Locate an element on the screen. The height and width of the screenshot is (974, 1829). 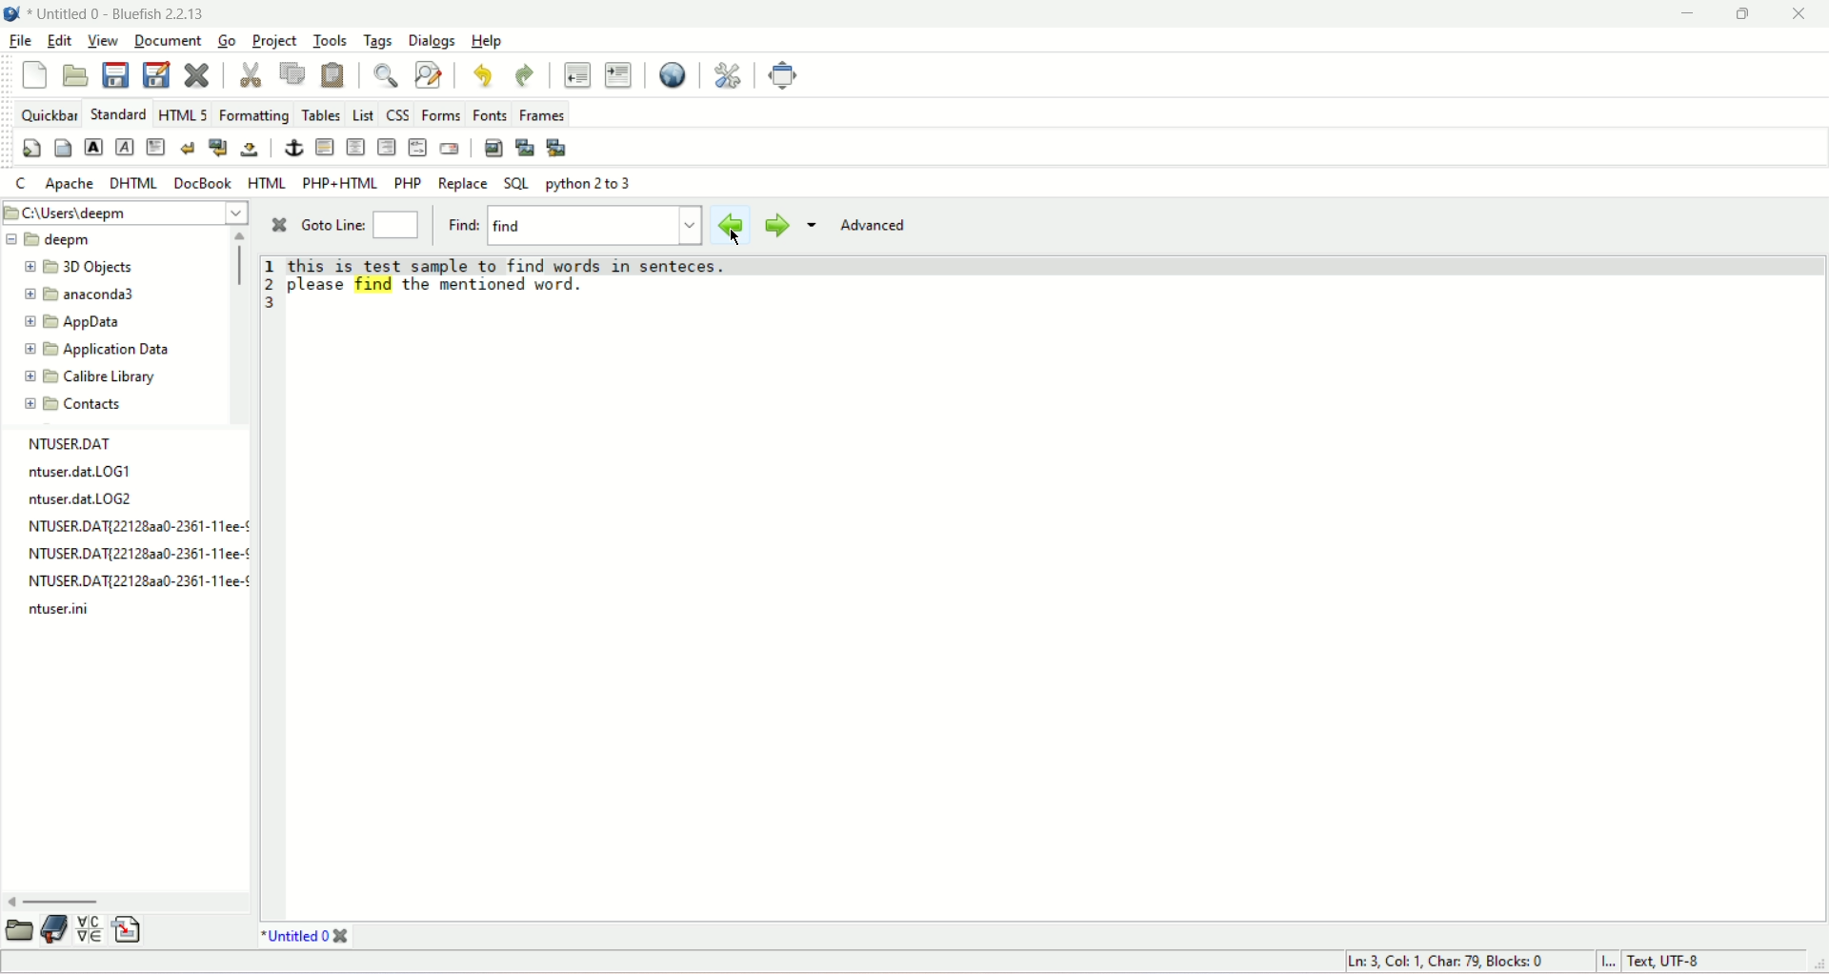
horizontal rule is located at coordinates (324, 148).